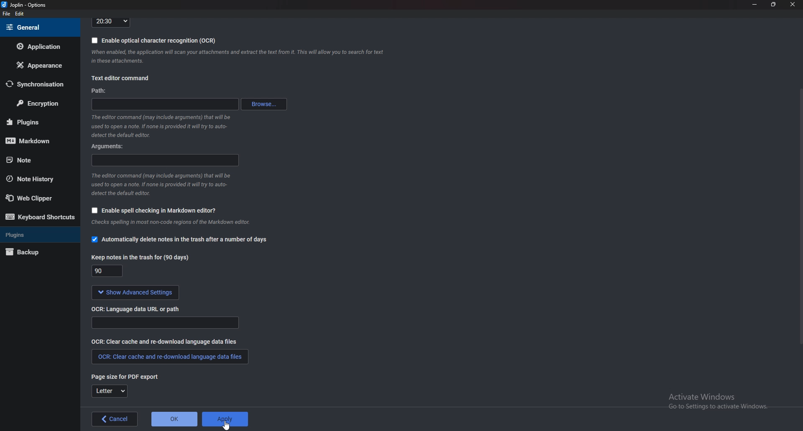 The image size is (803, 431). I want to click on Page size for P D F export, so click(121, 376).